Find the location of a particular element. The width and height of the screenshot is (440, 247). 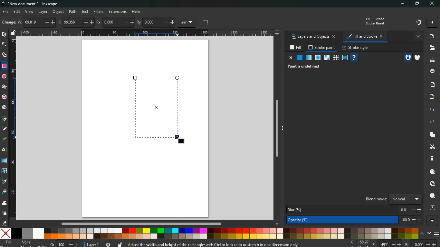

time is located at coordinates (107, 244).